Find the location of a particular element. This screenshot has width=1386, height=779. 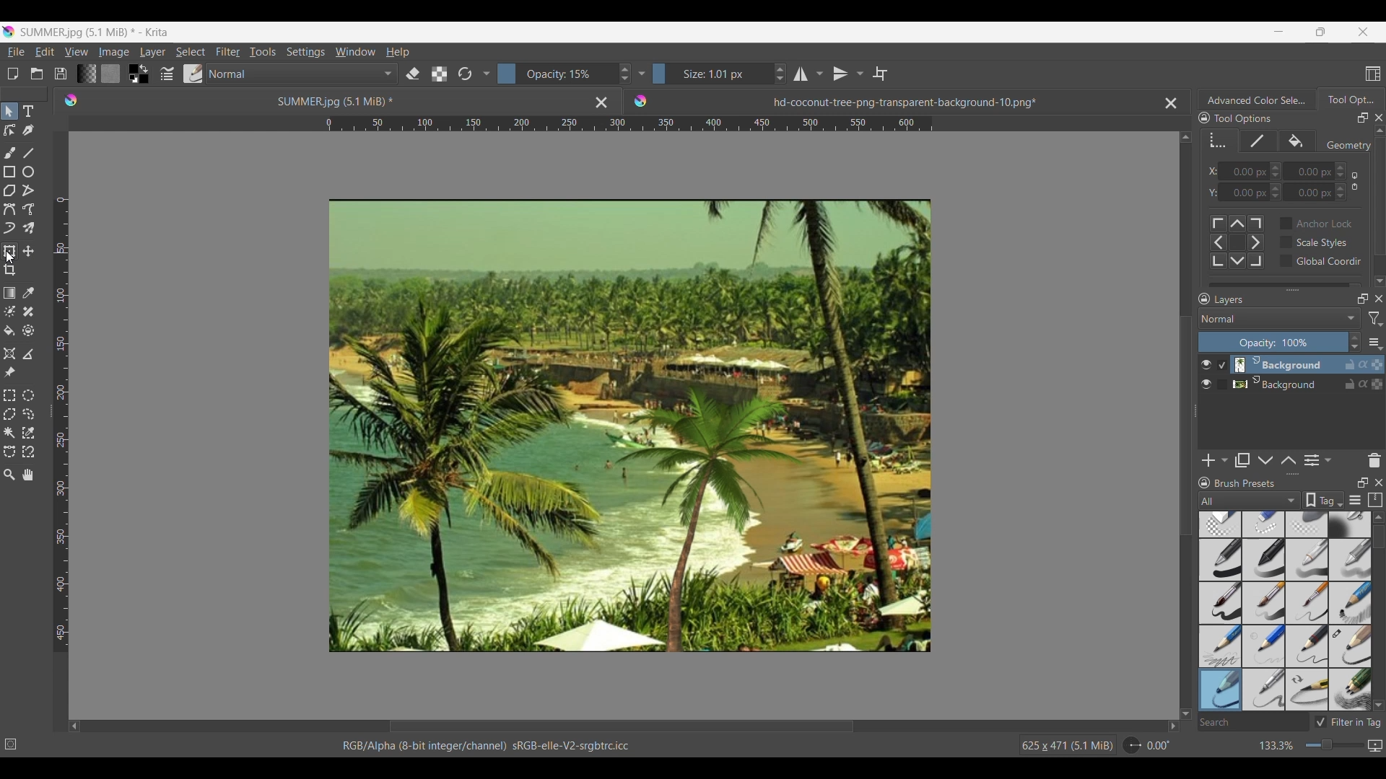

Information about the selected image is located at coordinates (1067, 745).